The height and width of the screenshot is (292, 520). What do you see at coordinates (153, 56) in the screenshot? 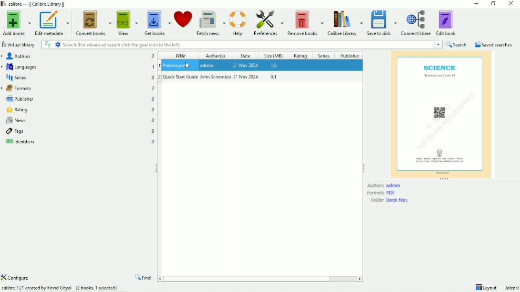
I see `2` at bounding box center [153, 56].